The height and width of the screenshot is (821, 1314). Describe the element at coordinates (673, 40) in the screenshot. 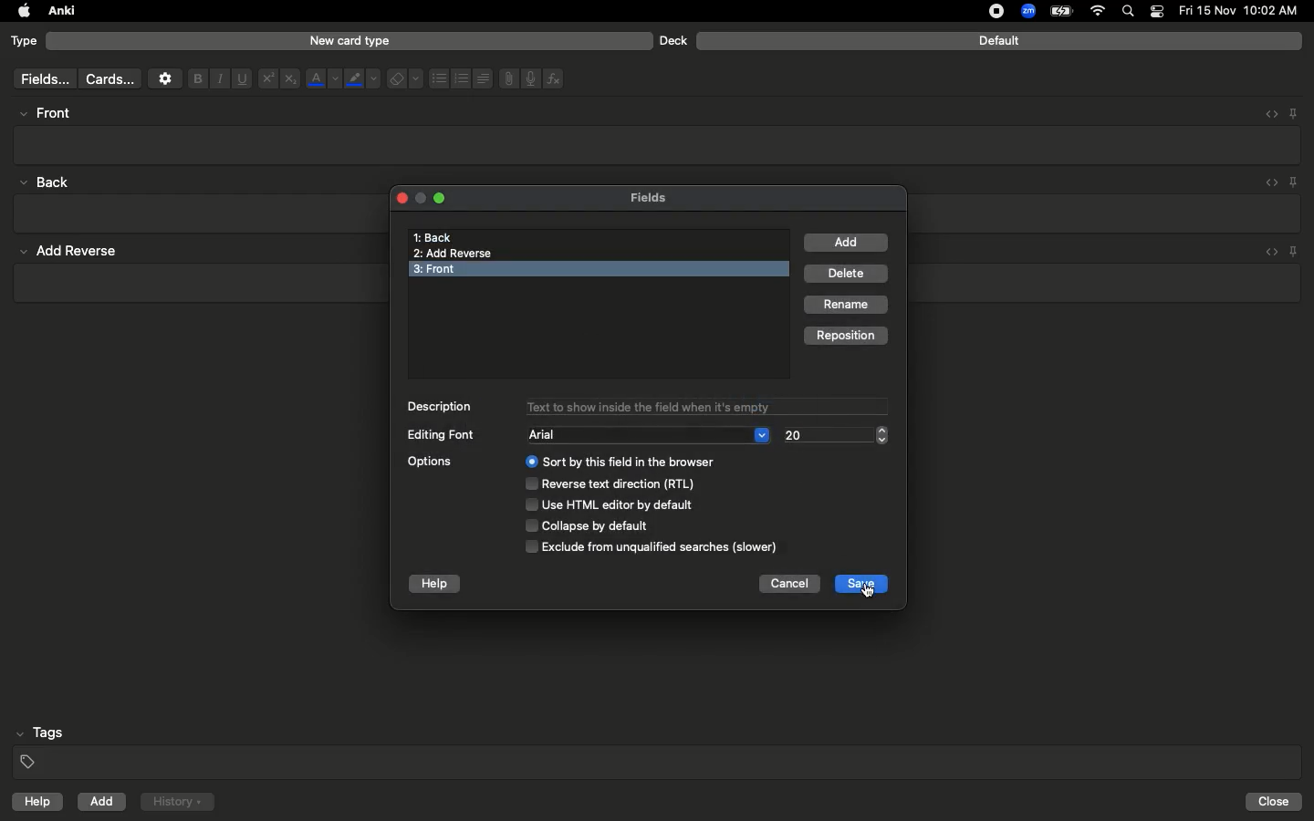

I see `Deck` at that location.